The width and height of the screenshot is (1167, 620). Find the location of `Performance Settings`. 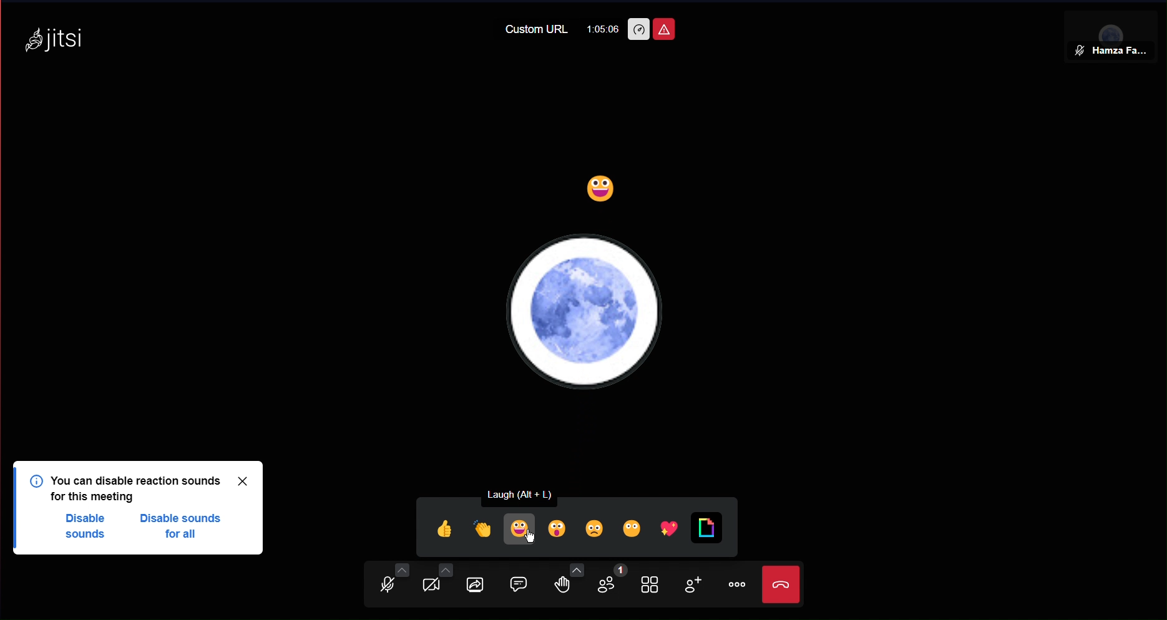

Performance Settings is located at coordinates (638, 29).